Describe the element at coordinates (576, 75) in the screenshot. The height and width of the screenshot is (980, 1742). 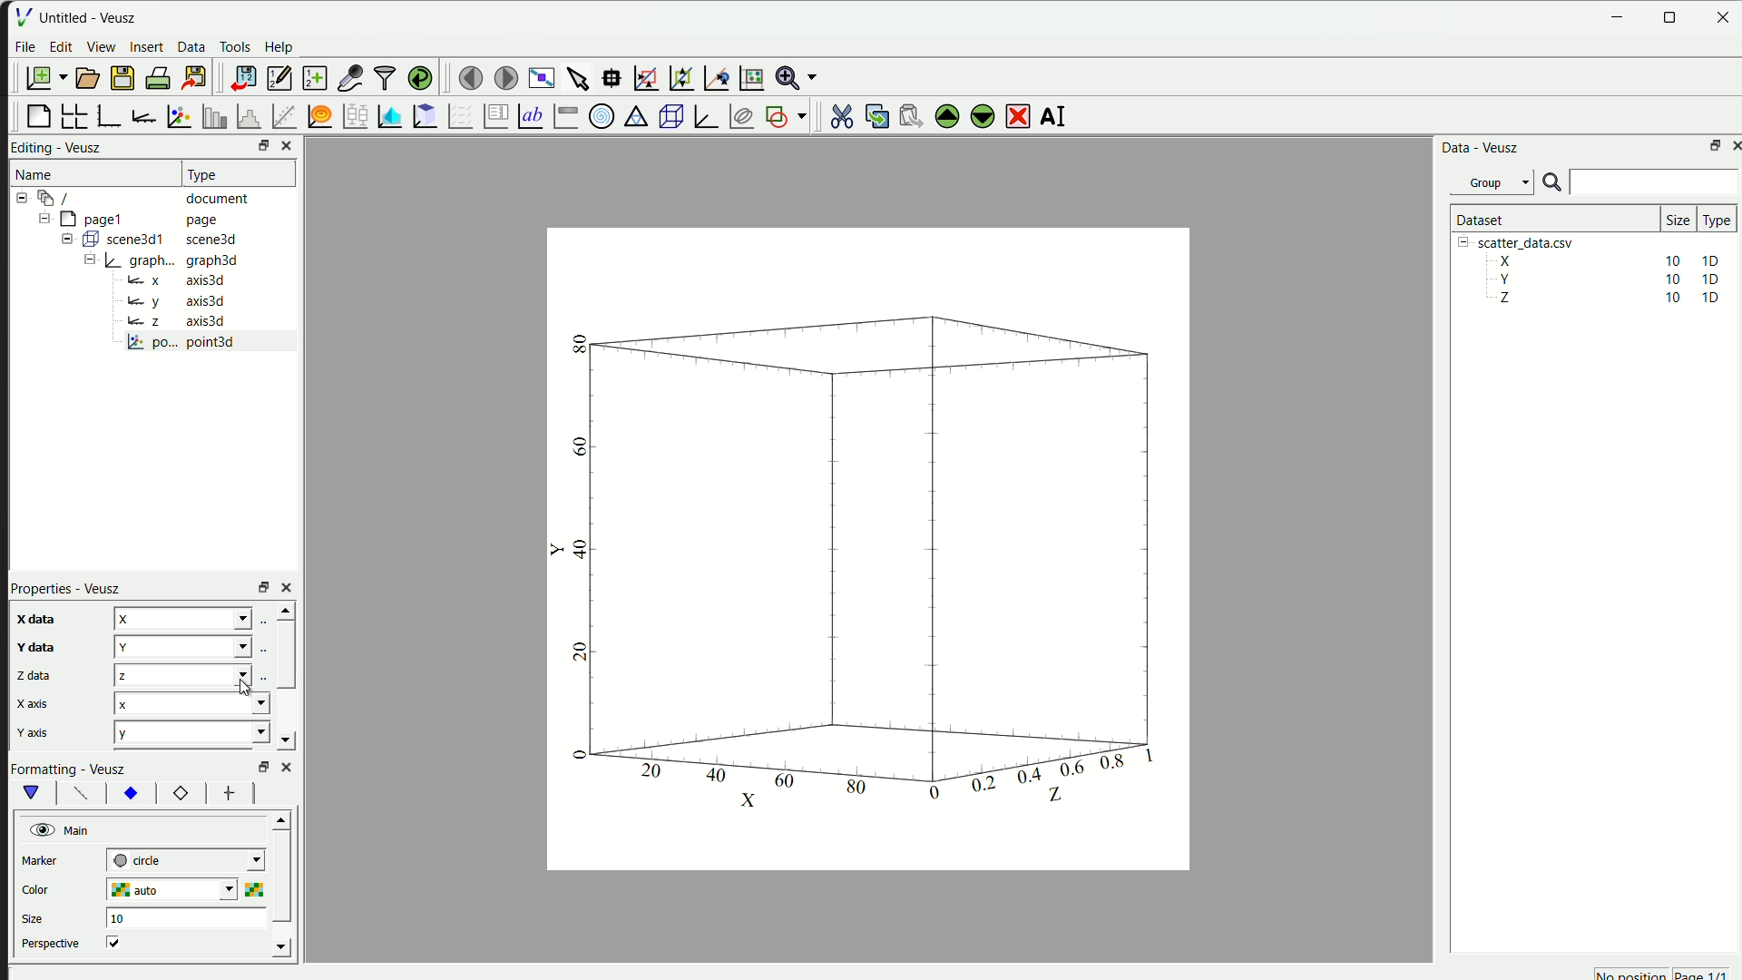
I see `select items from graph` at that location.